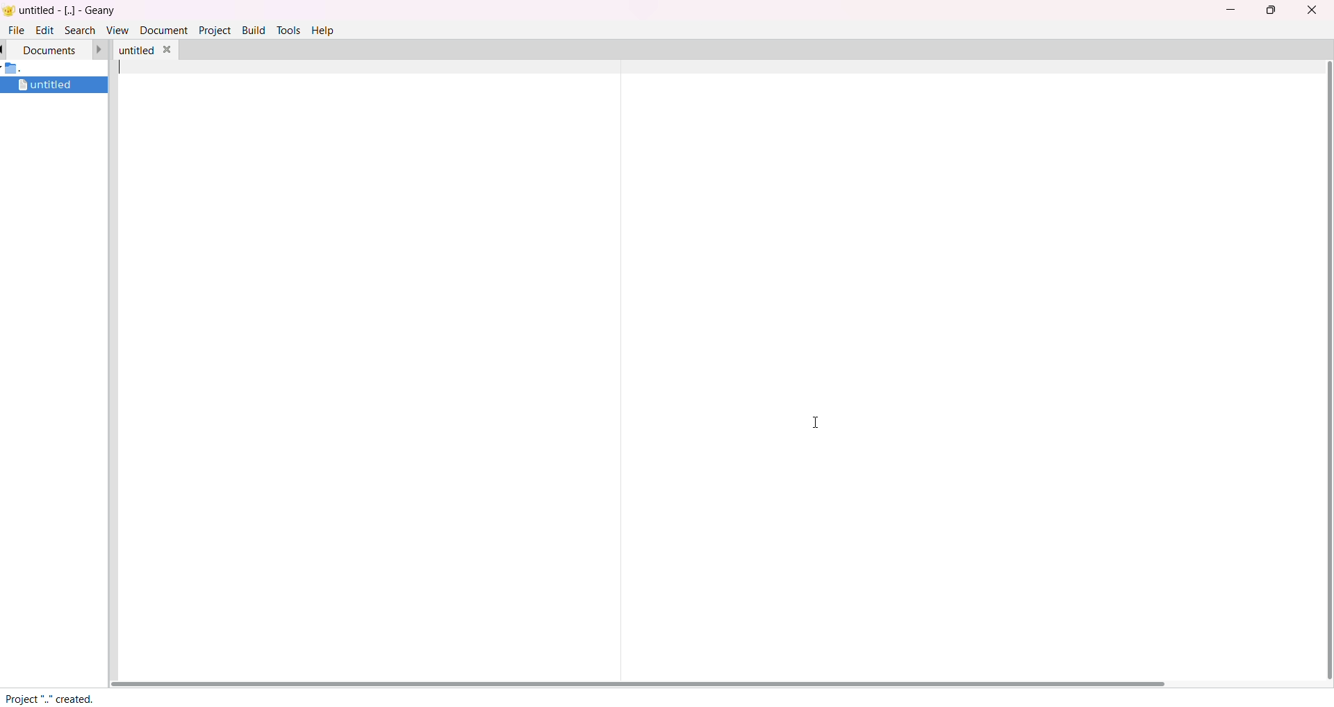 Image resolution: width=1334 pixels, height=707 pixels. I want to click on maximize, so click(1270, 10).